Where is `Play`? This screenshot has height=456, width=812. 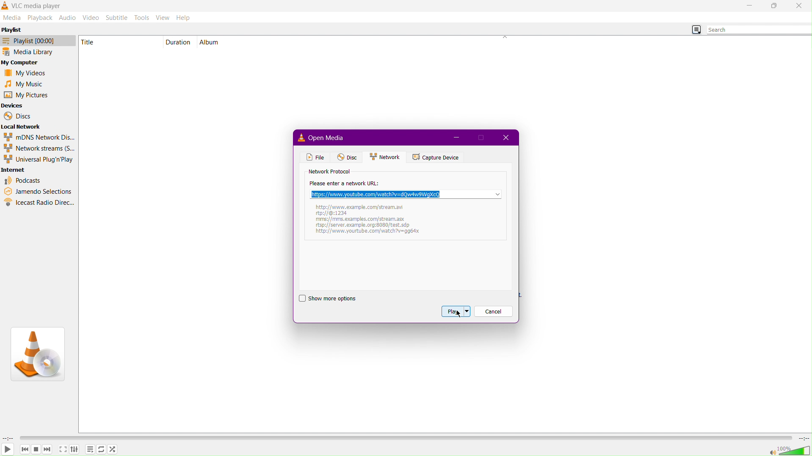 Play is located at coordinates (8, 450).